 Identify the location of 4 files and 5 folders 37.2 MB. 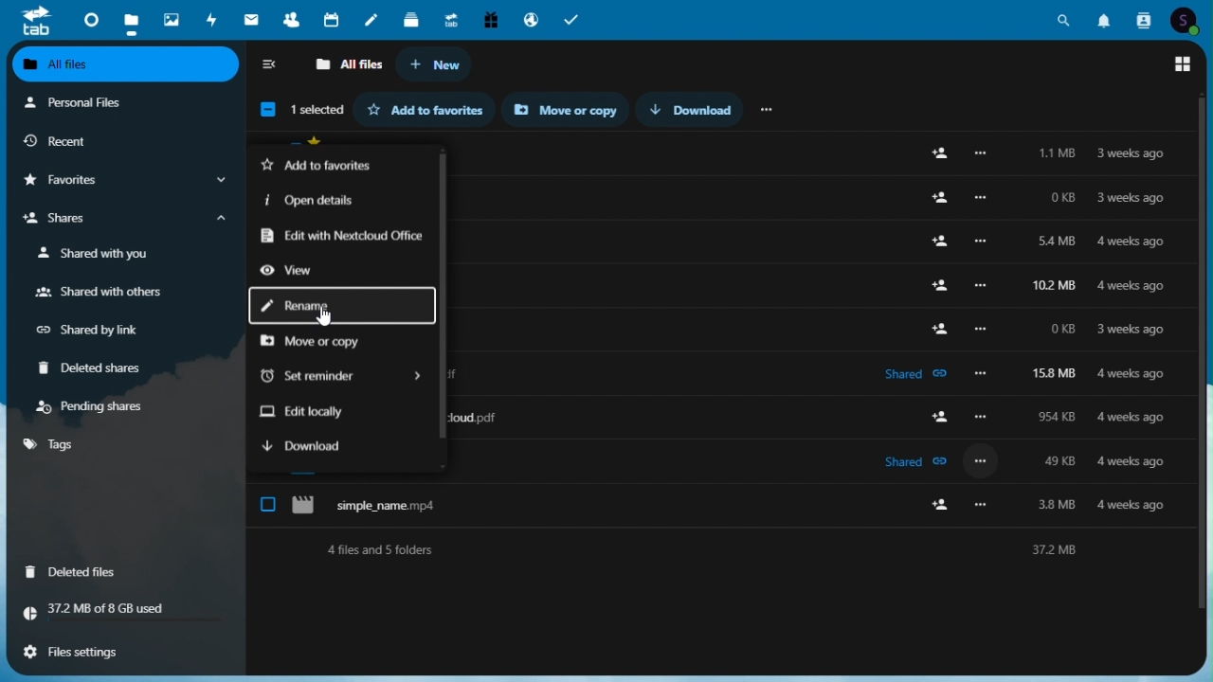
(720, 551).